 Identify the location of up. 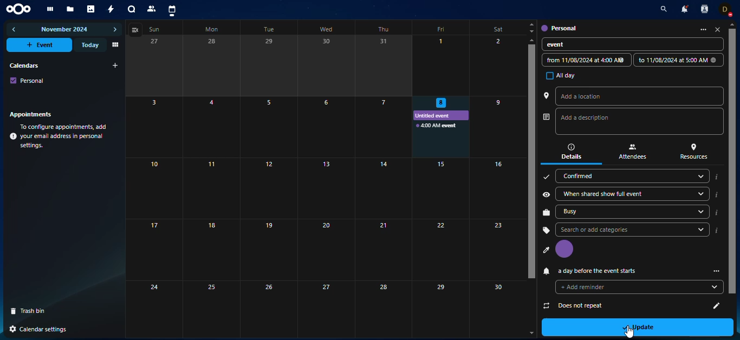
(533, 40).